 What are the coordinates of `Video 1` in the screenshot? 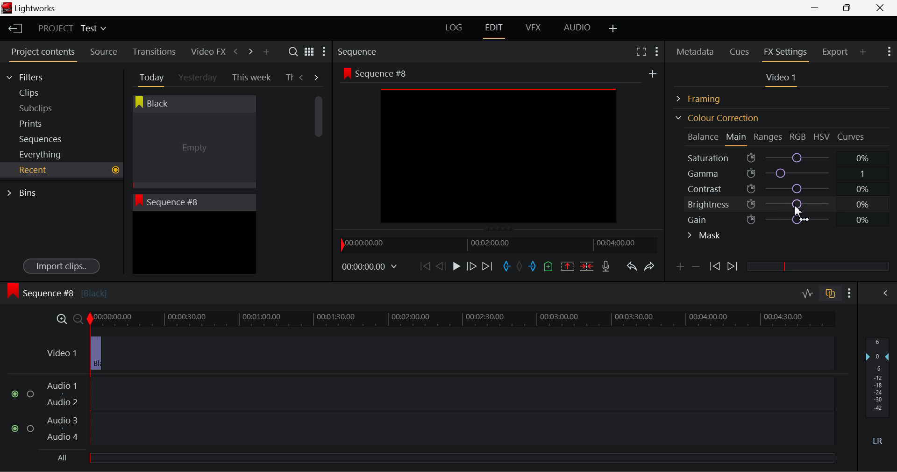 It's located at (60, 351).